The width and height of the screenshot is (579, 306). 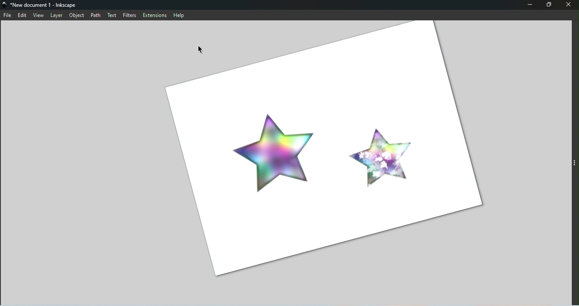 What do you see at coordinates (112, 15) in the screenshot?
I see `Text` at bounding box center [112, 15].